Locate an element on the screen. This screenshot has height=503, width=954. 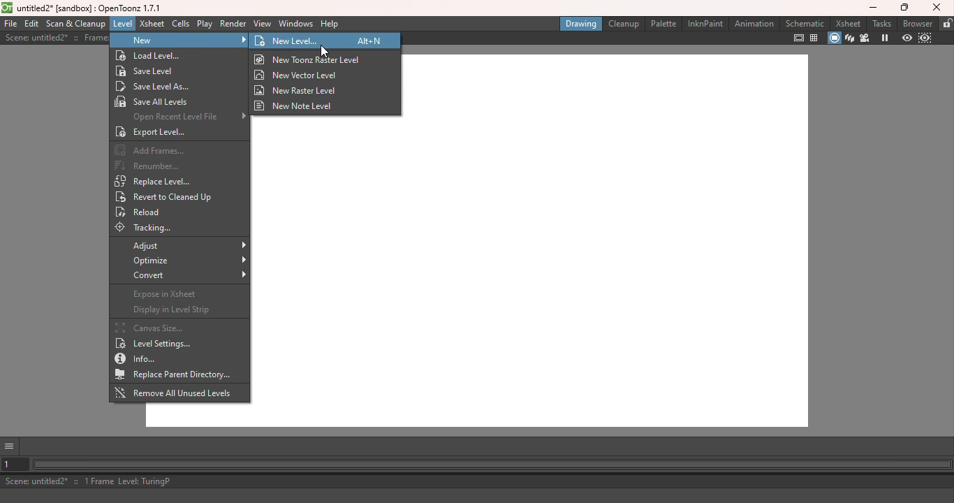
Display in level strip is located at coordinates (172, 310).